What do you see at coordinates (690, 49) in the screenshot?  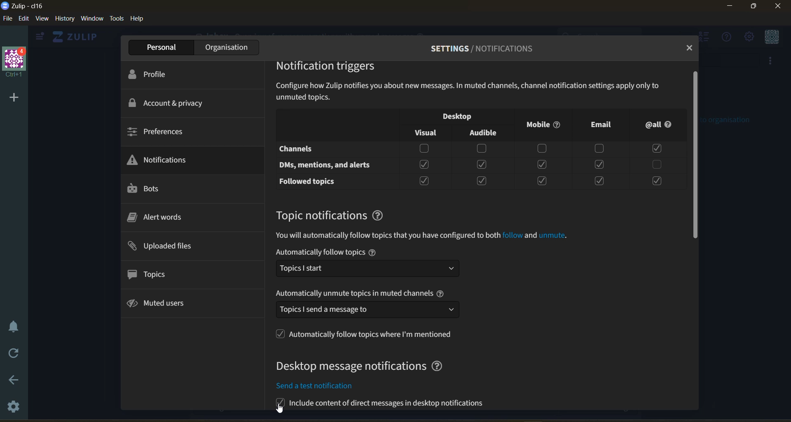 I see `close tab` at bounding box center [690, 49].